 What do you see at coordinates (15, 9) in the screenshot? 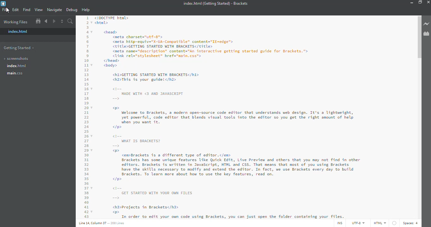
I see `edit` at bounding box center [15, 9].